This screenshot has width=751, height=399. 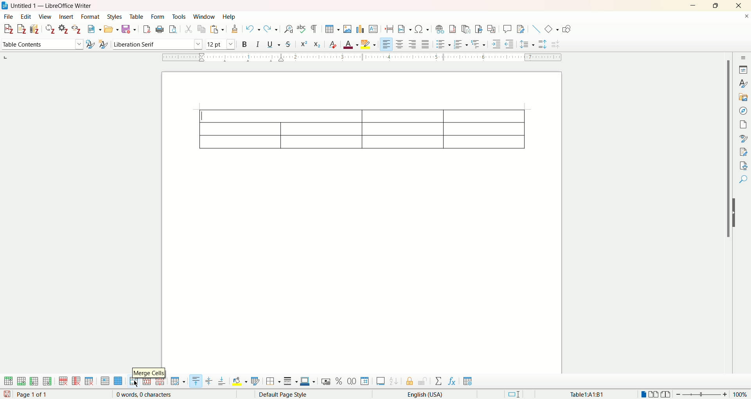 I want to click on multiple page view, so click(x=654, y=395).